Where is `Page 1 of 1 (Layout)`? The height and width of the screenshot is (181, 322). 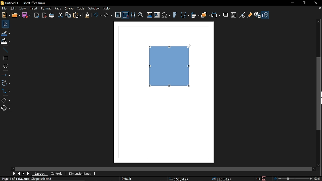
Page 1 of 1 (Layout) is located at coordinates (15, 179).